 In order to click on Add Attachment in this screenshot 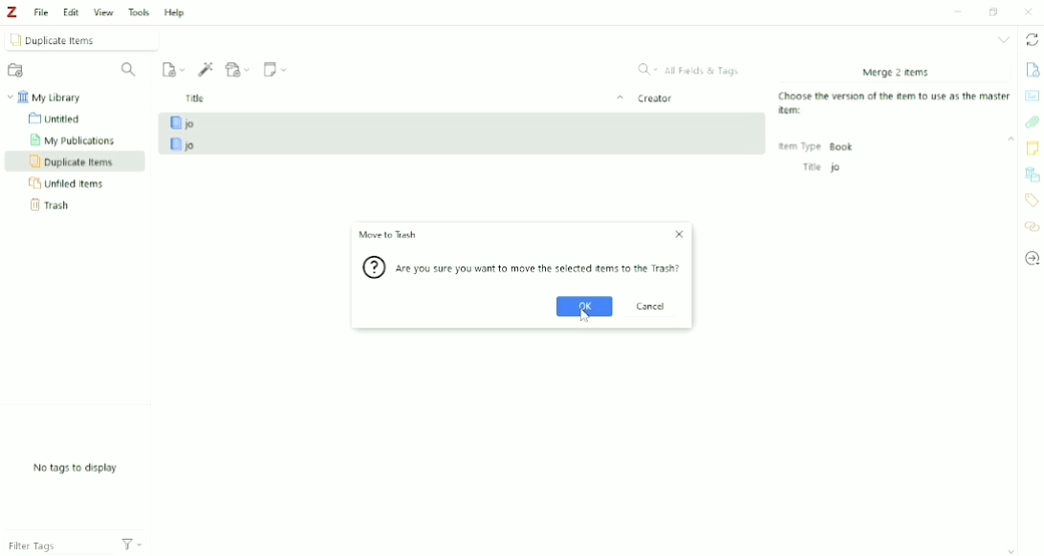, I will do `click(239, 70)`.